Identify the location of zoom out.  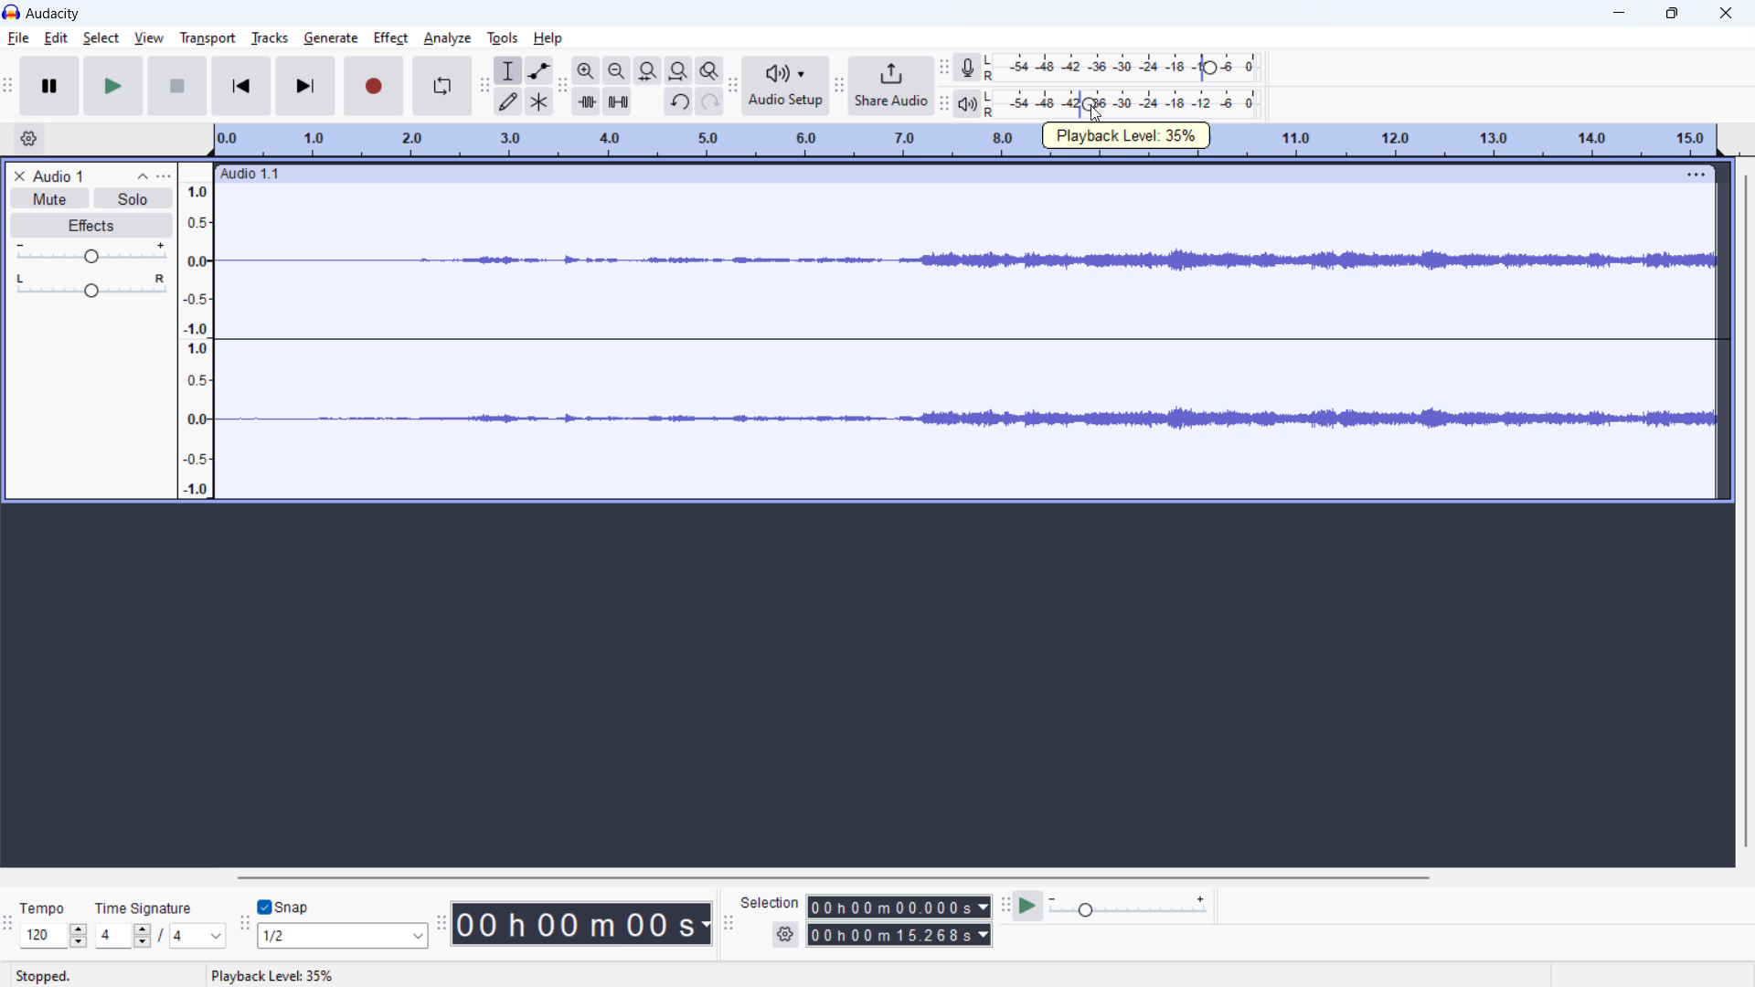
(617, 69).